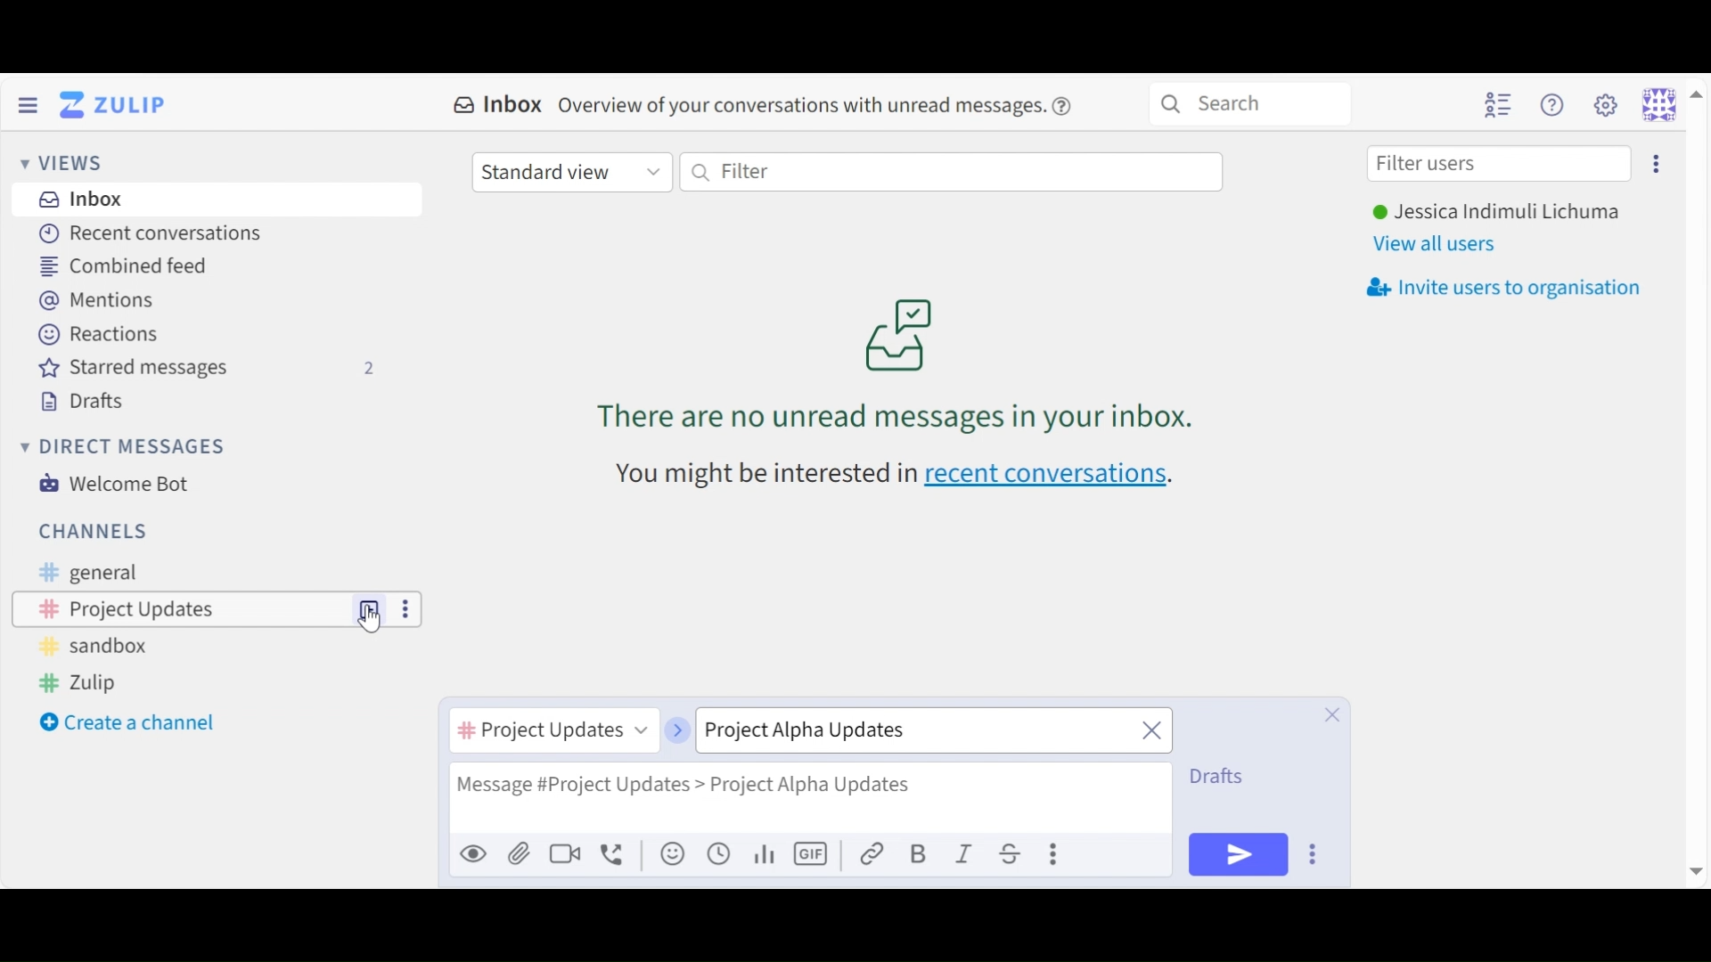 This screenshot has width=1711, height=962. What do you see at coordinates (127, 447) in the screenshot?
I see `Direct Messages` at bounding box center [127, 447].